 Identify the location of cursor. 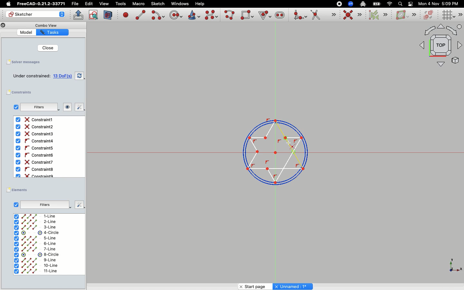
(290, 143).